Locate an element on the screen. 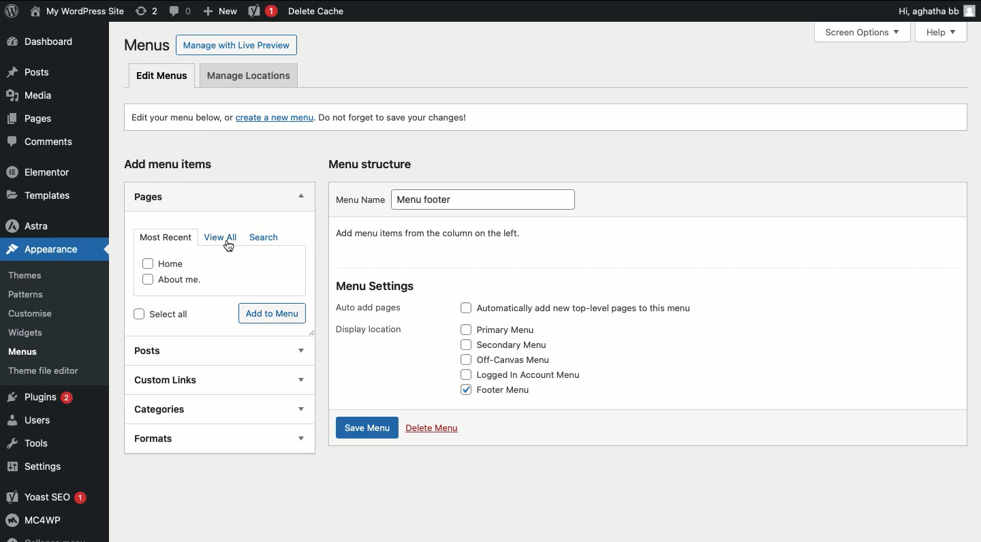  User is located at coordinates (78, 12).